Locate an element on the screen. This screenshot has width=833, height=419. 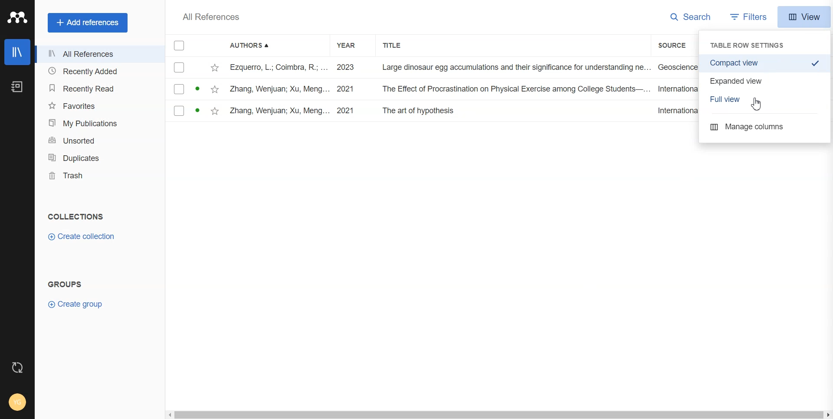
Duplicates is located at coordinates (93, 157).